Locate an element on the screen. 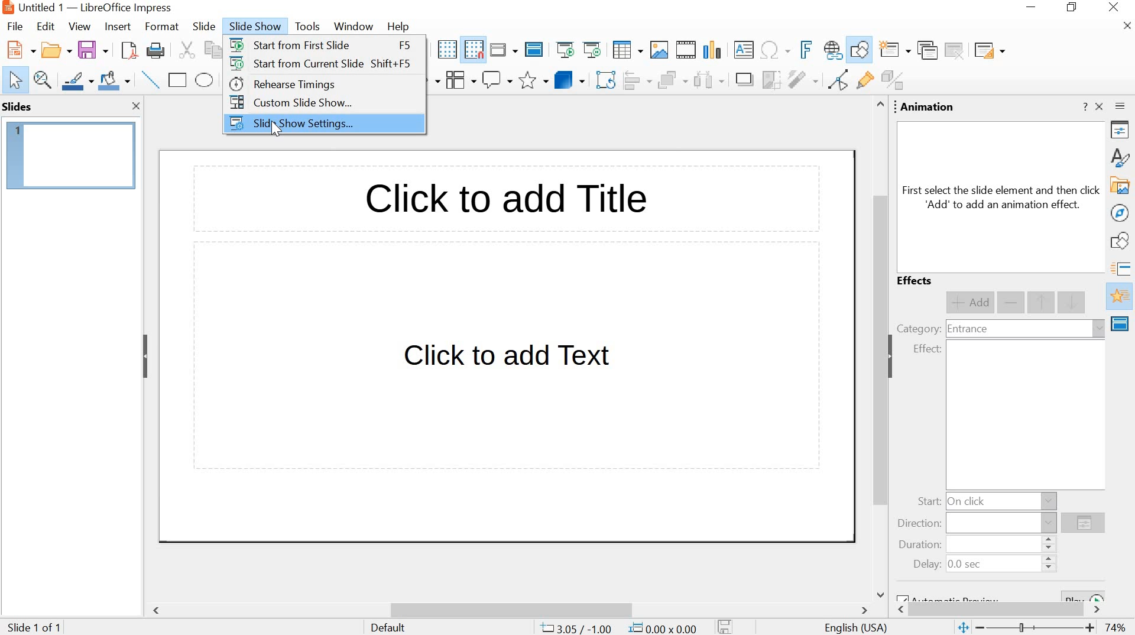 This screenshot has width=1135, height=635. custom slide show is located at coordinates (288, 102).